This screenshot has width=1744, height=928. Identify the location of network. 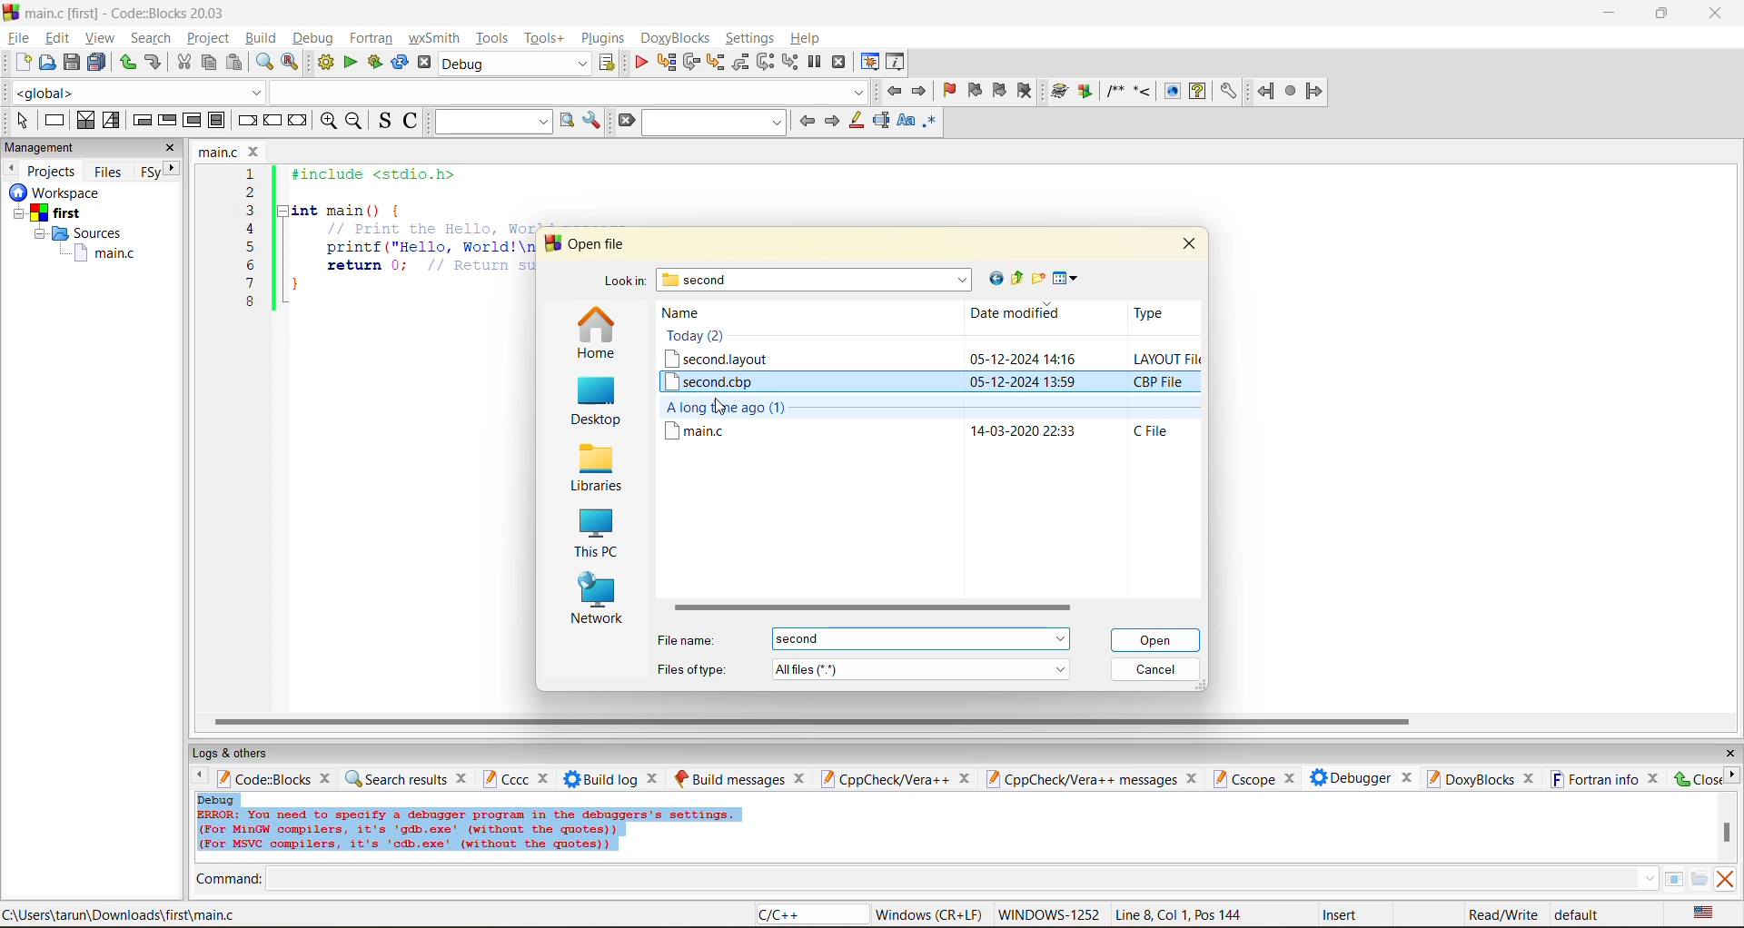
(598, 601).